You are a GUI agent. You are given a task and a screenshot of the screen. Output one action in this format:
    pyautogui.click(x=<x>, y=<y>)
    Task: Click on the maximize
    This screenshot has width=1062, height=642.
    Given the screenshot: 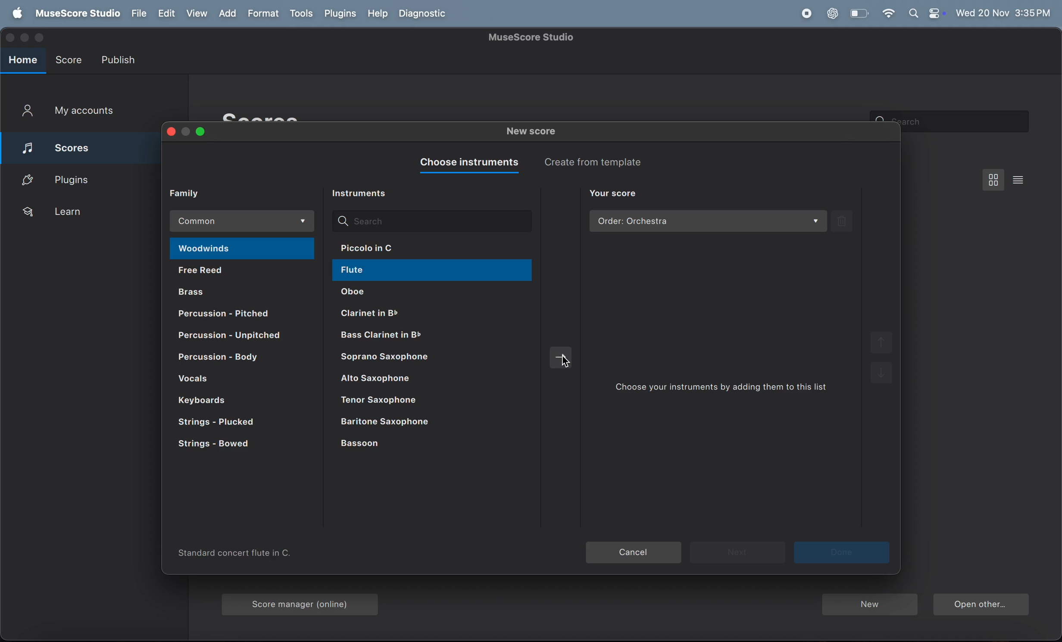 What is the action you would take?
    pyautogui.click(x=41, y=37)
    